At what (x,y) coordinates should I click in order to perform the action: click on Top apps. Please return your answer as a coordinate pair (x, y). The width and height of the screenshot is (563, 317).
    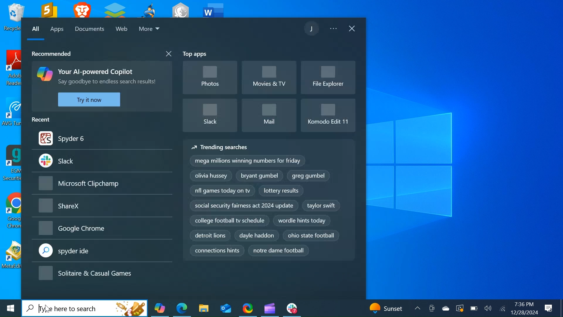
    Looking at the image, I should click on (196, 55).